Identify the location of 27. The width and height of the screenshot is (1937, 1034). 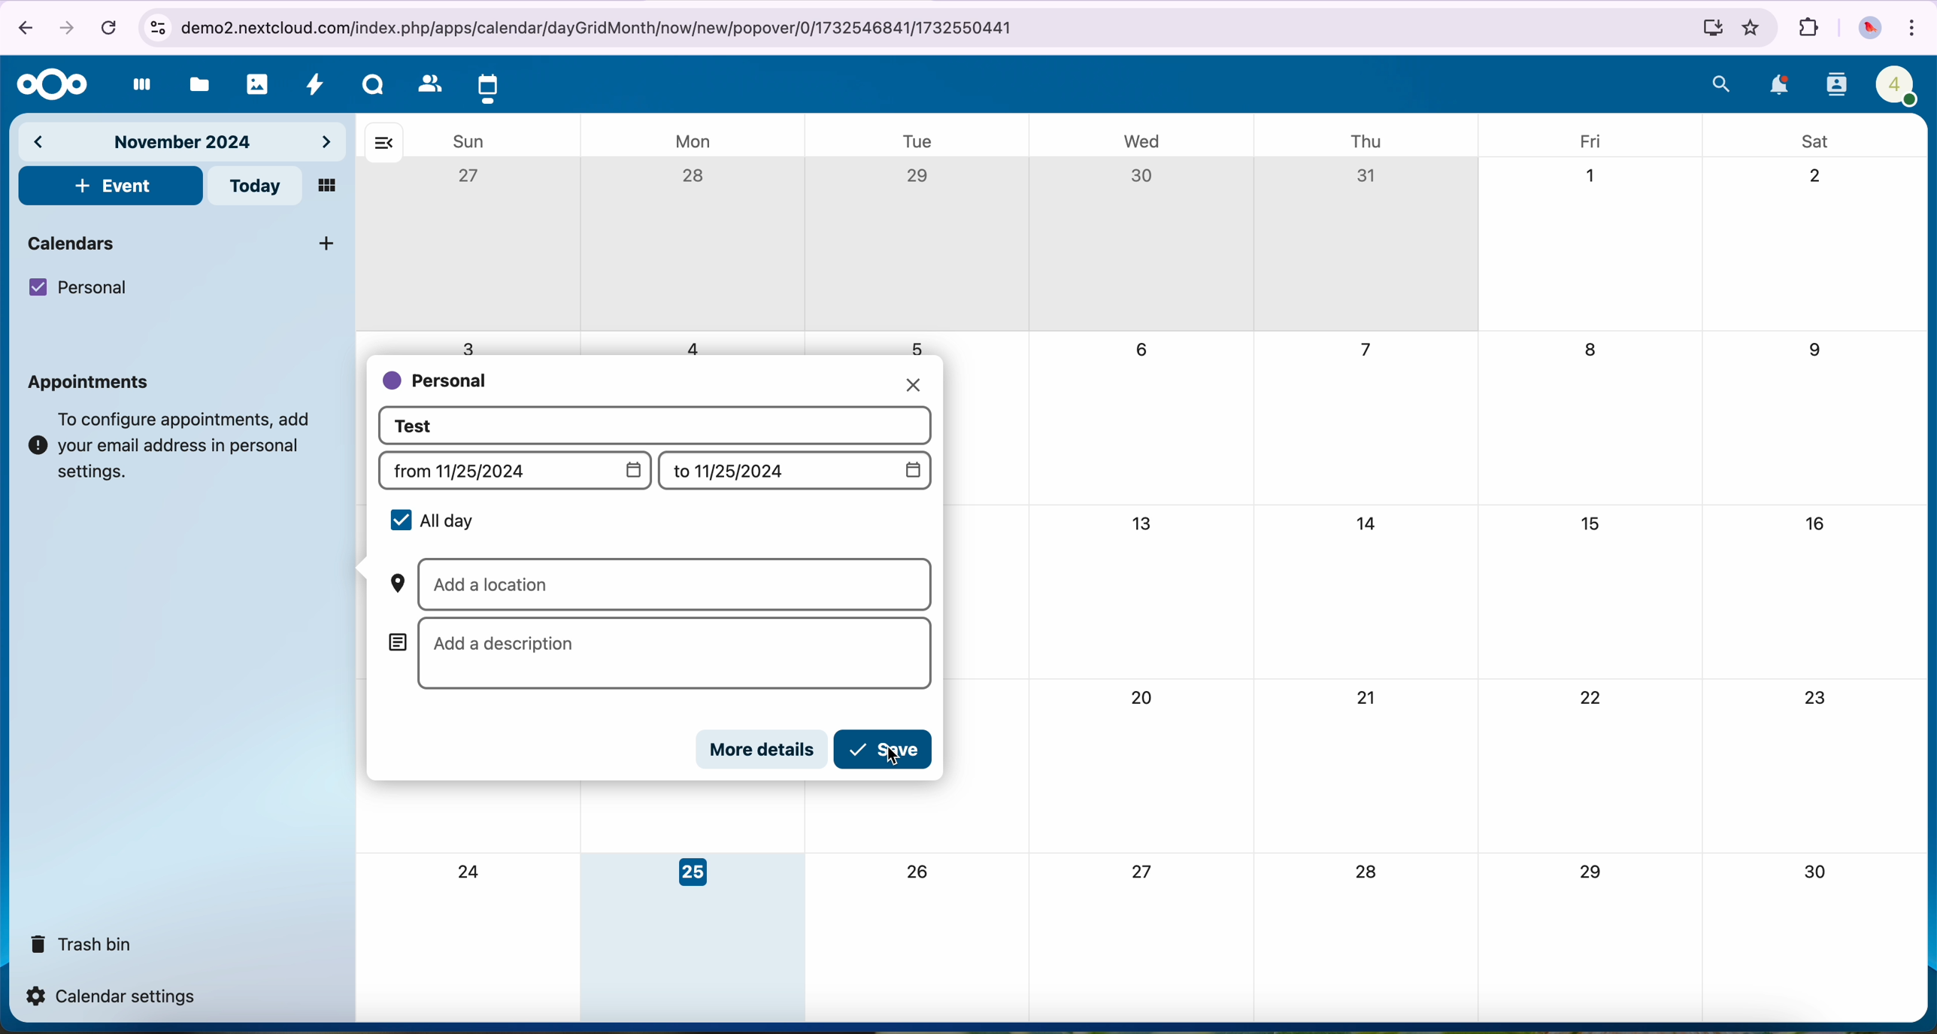
(1145, 871).